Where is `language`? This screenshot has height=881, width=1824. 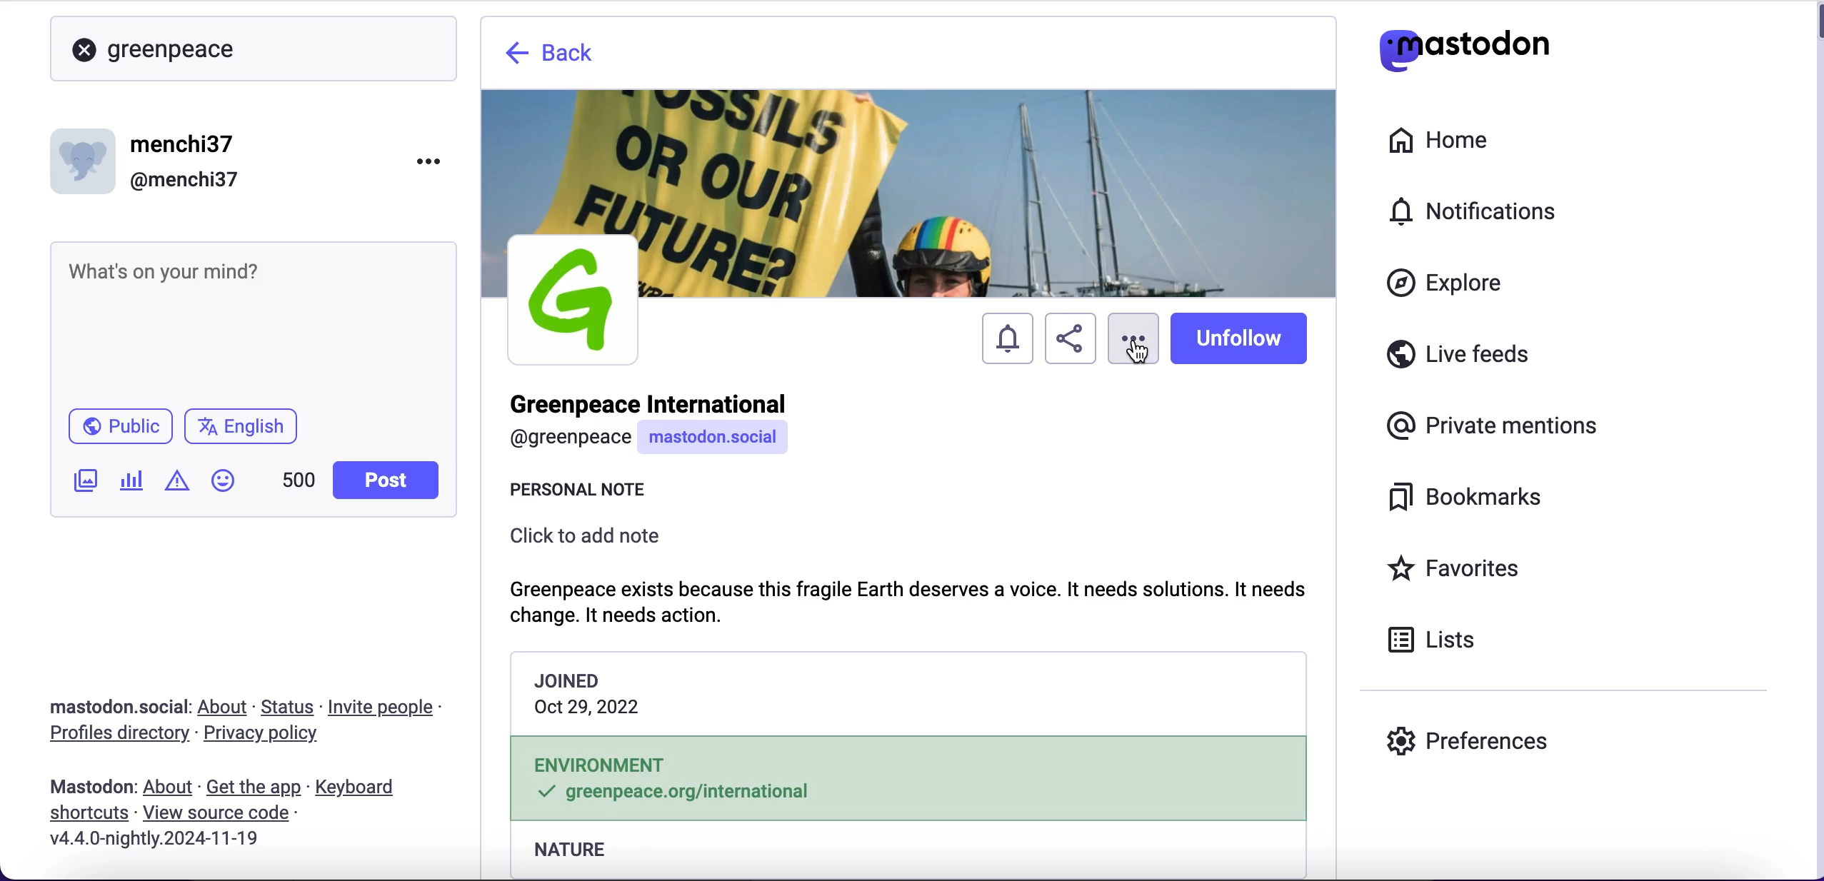
language is located at coordinates (247, 432).